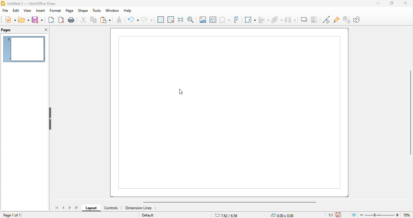 The height and width of the screenshot is (218, 413). What do you see at coordinates (28, 11) in the screenshot?
I see `view` at bounding box center [28, 11].